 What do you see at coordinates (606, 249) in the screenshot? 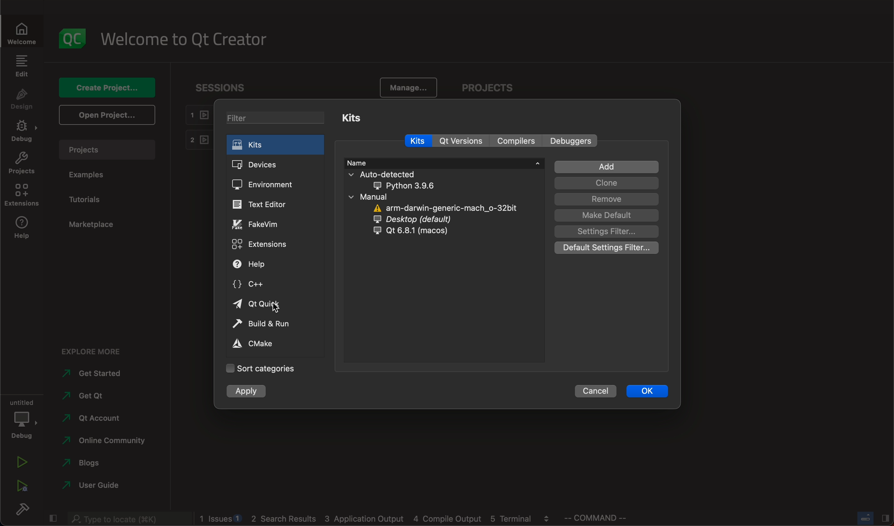
I see `default setting` at bounding box center [606, 249].